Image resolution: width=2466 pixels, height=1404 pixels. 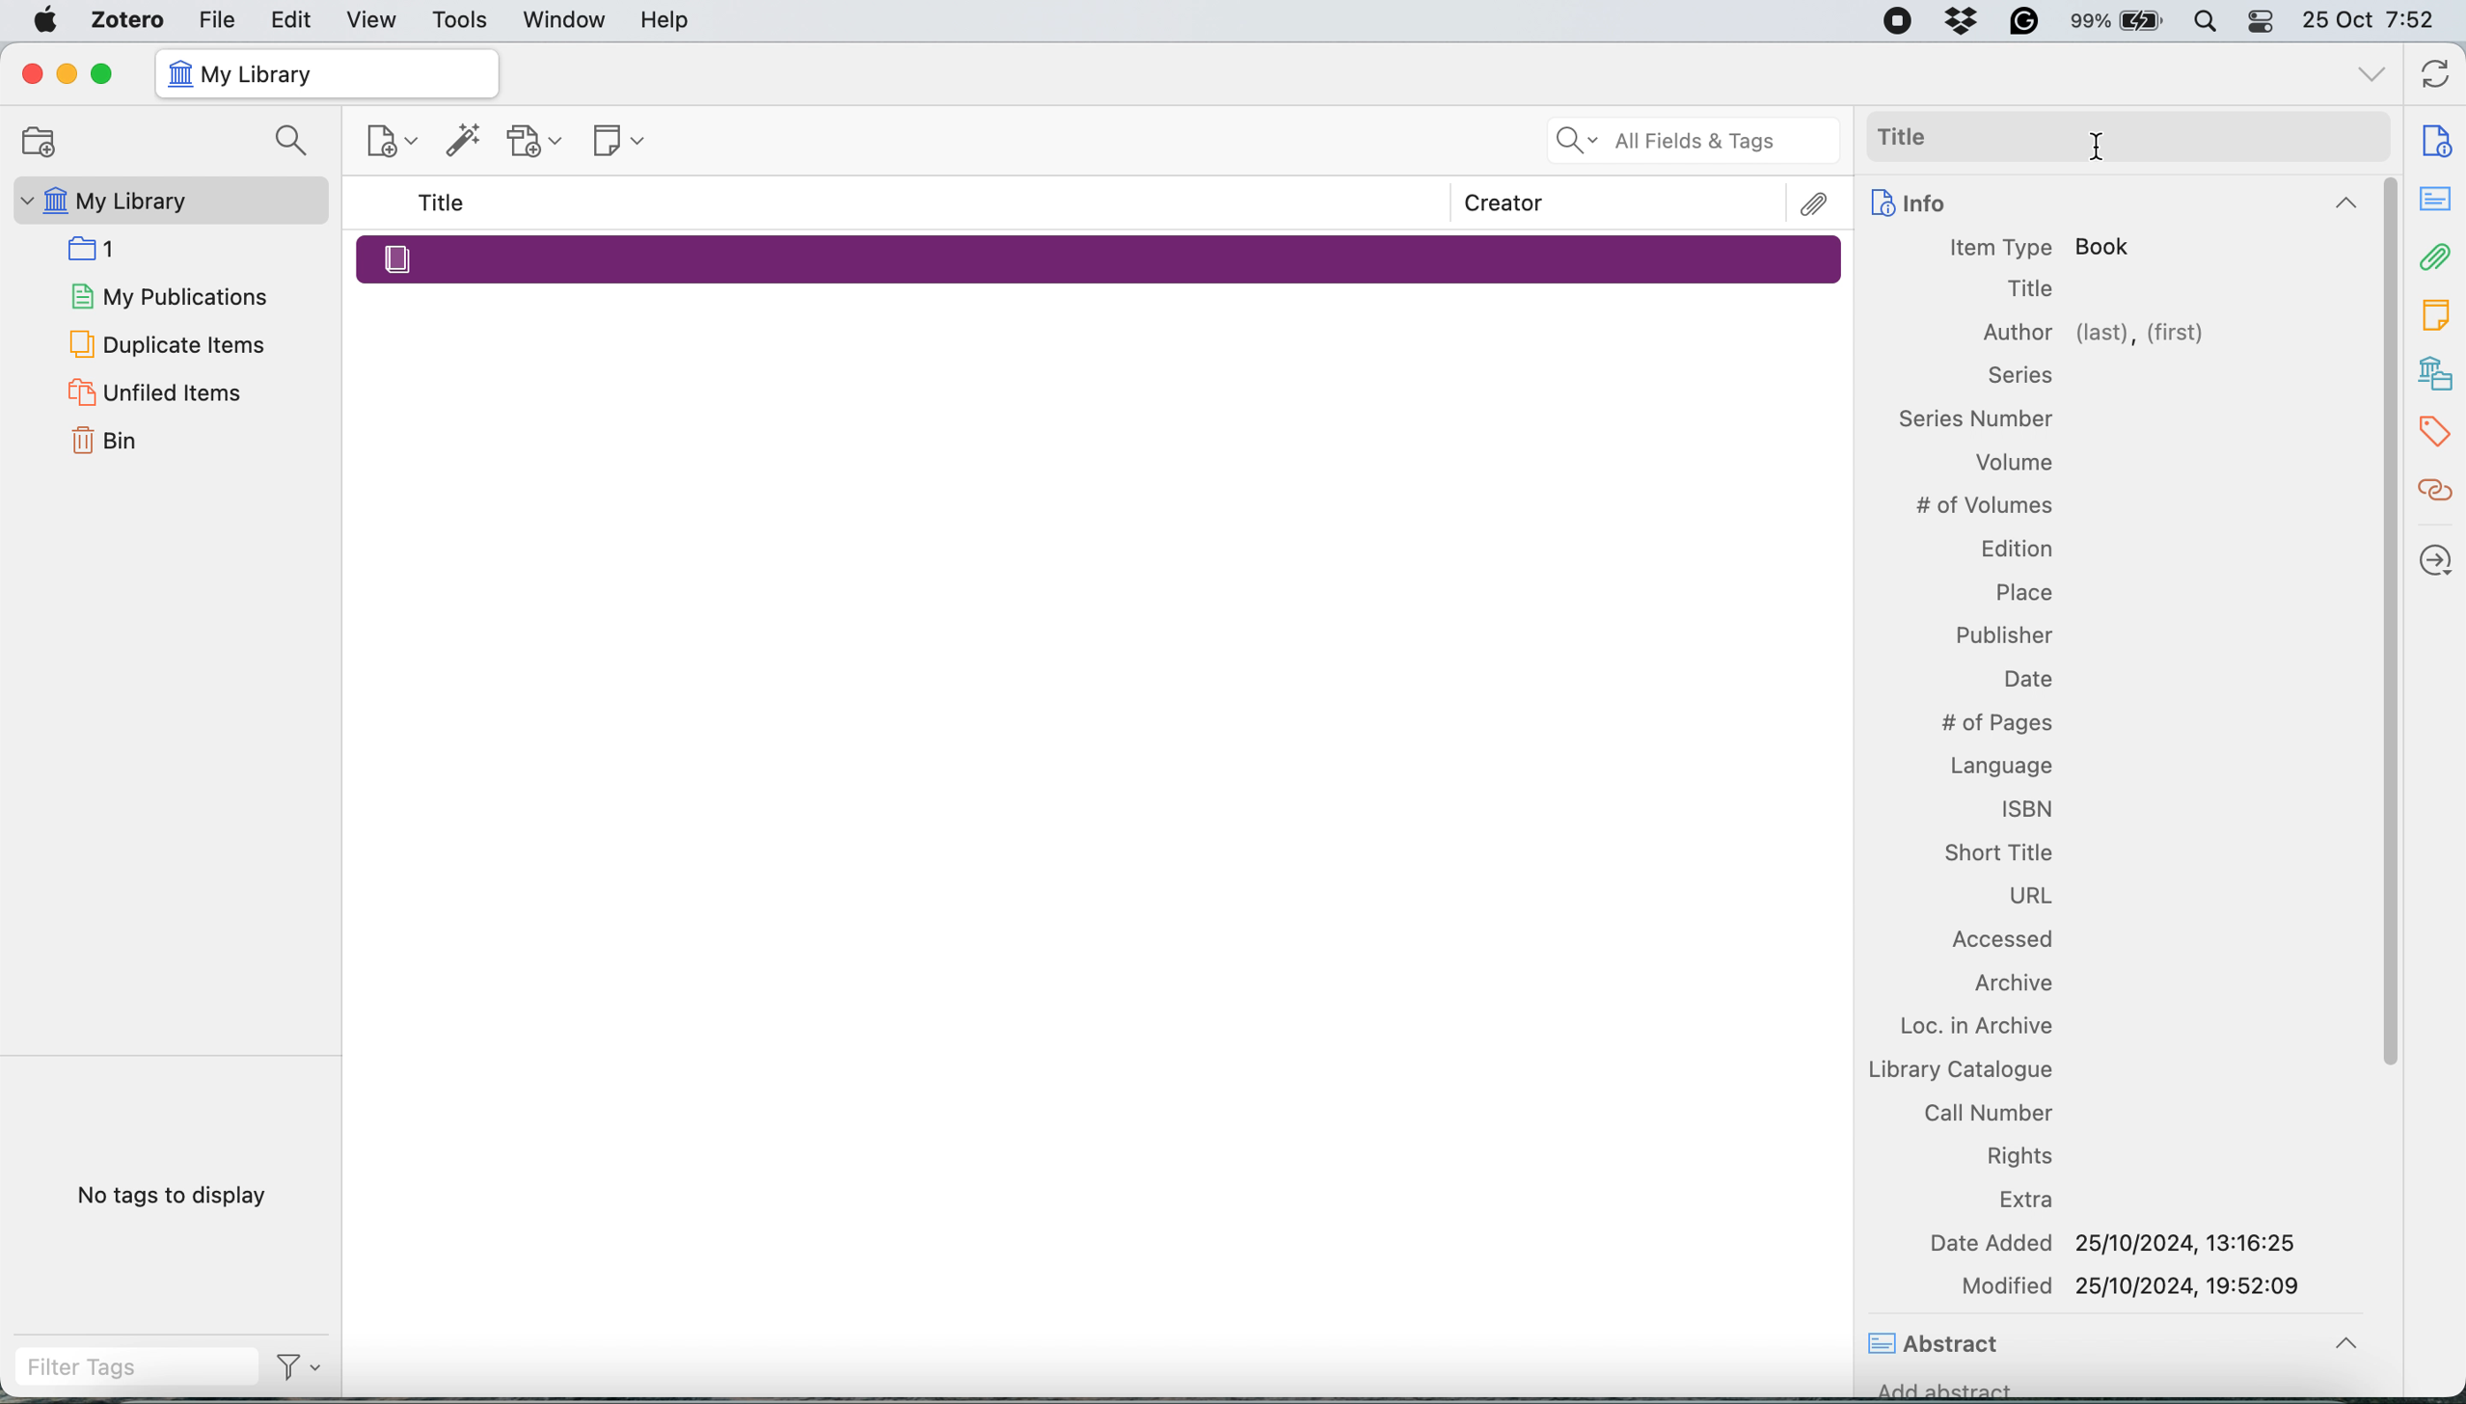 I want to click on 99% Battery, so click(x=2118, y=22).